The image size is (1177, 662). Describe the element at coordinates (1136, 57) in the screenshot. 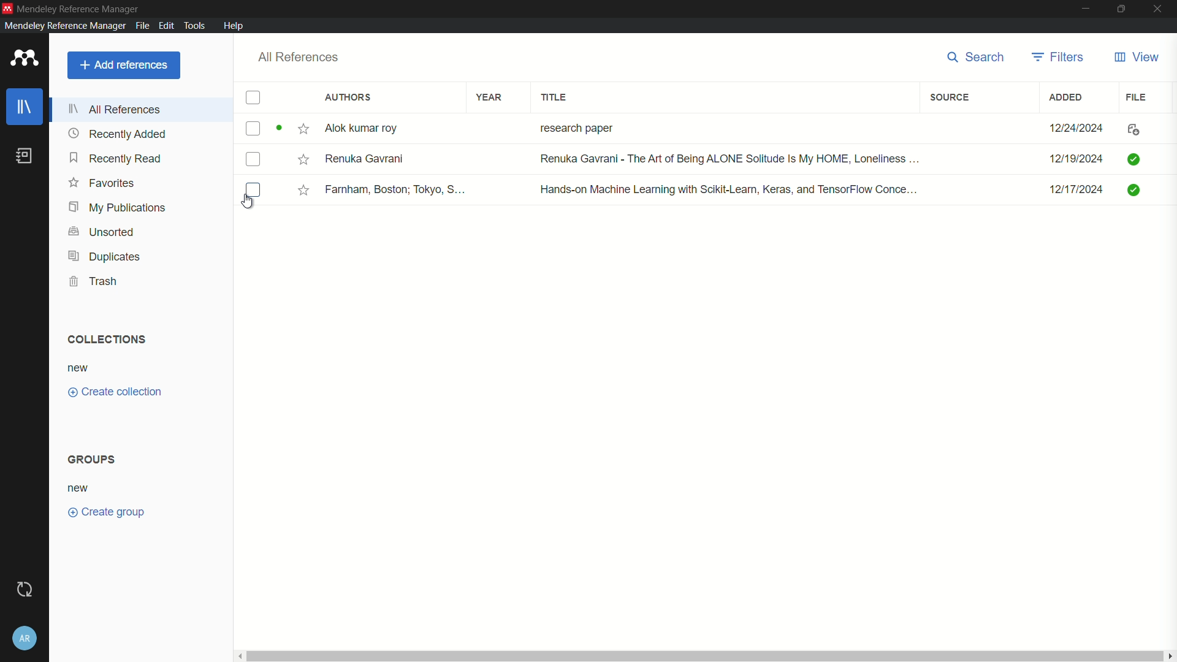

I see `view` at that location.